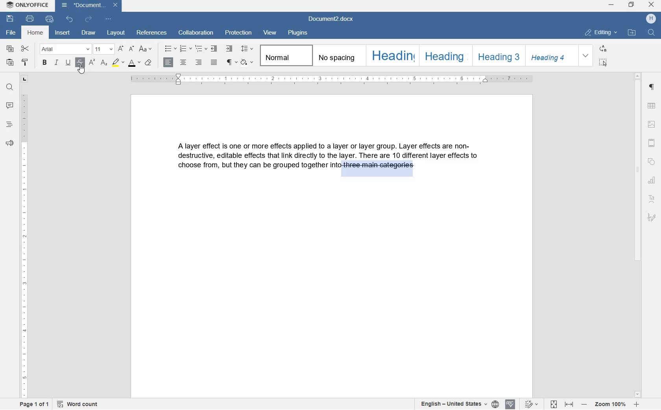  What do you see at coordinates (200, 49) in the screenshot?
I see `multilevel list` at bounding box center [200, 49].